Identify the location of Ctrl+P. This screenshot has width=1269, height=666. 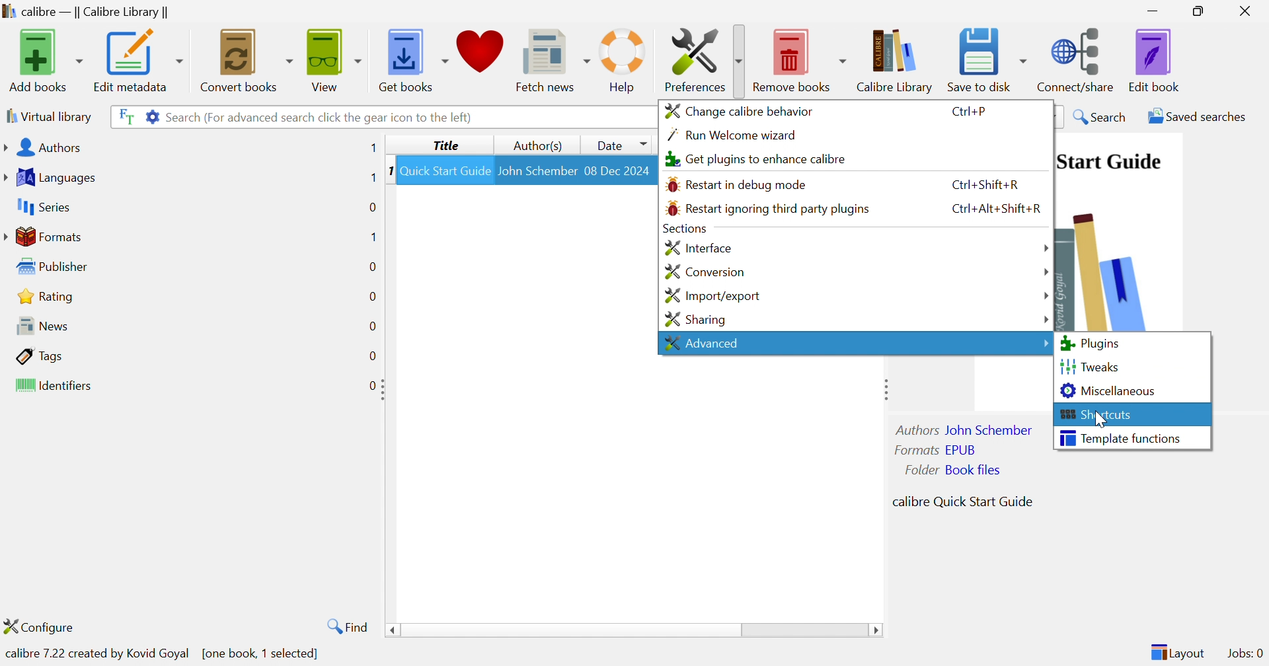
(970, 112).